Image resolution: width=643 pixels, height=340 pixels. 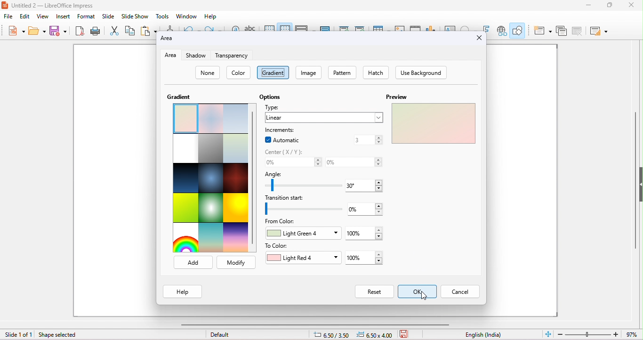 What do you see at coordinates (274, 107) in the screenshot?
I see `type` at bounding box center [274, 107].